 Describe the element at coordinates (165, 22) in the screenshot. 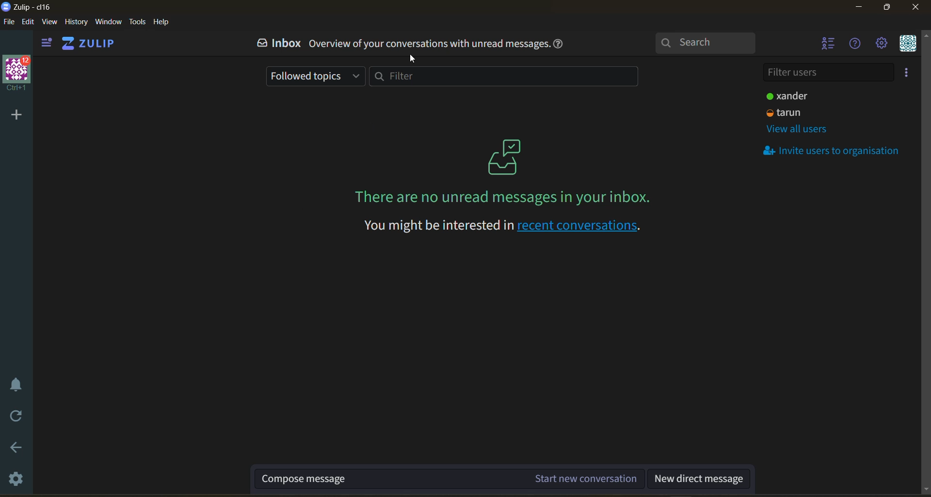

I see `help` at that location.